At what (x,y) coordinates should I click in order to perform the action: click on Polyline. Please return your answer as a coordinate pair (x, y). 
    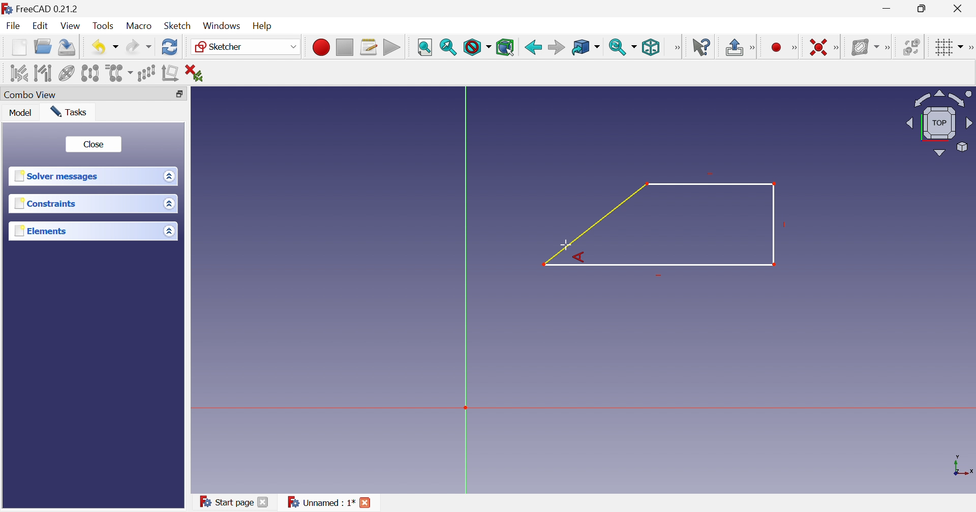
    Looking at the image, I should click on (660, 226).